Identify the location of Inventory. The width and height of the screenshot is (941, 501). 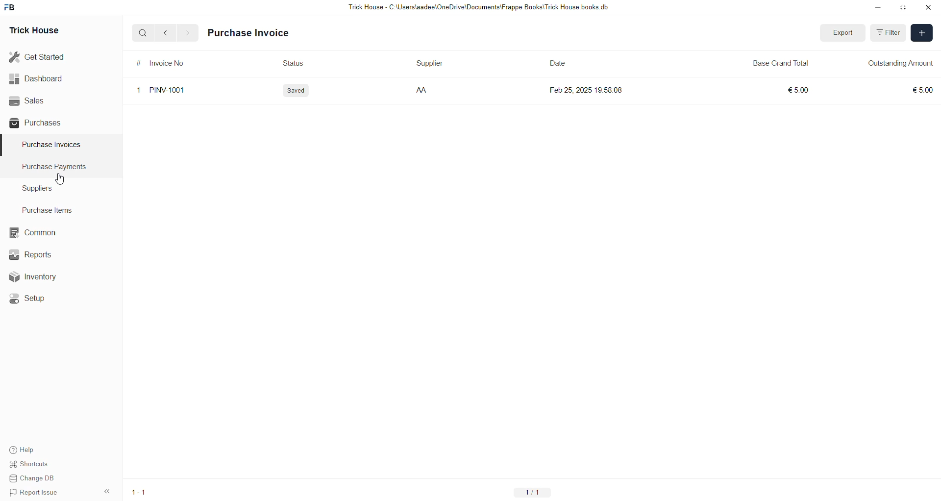
(33, 276).